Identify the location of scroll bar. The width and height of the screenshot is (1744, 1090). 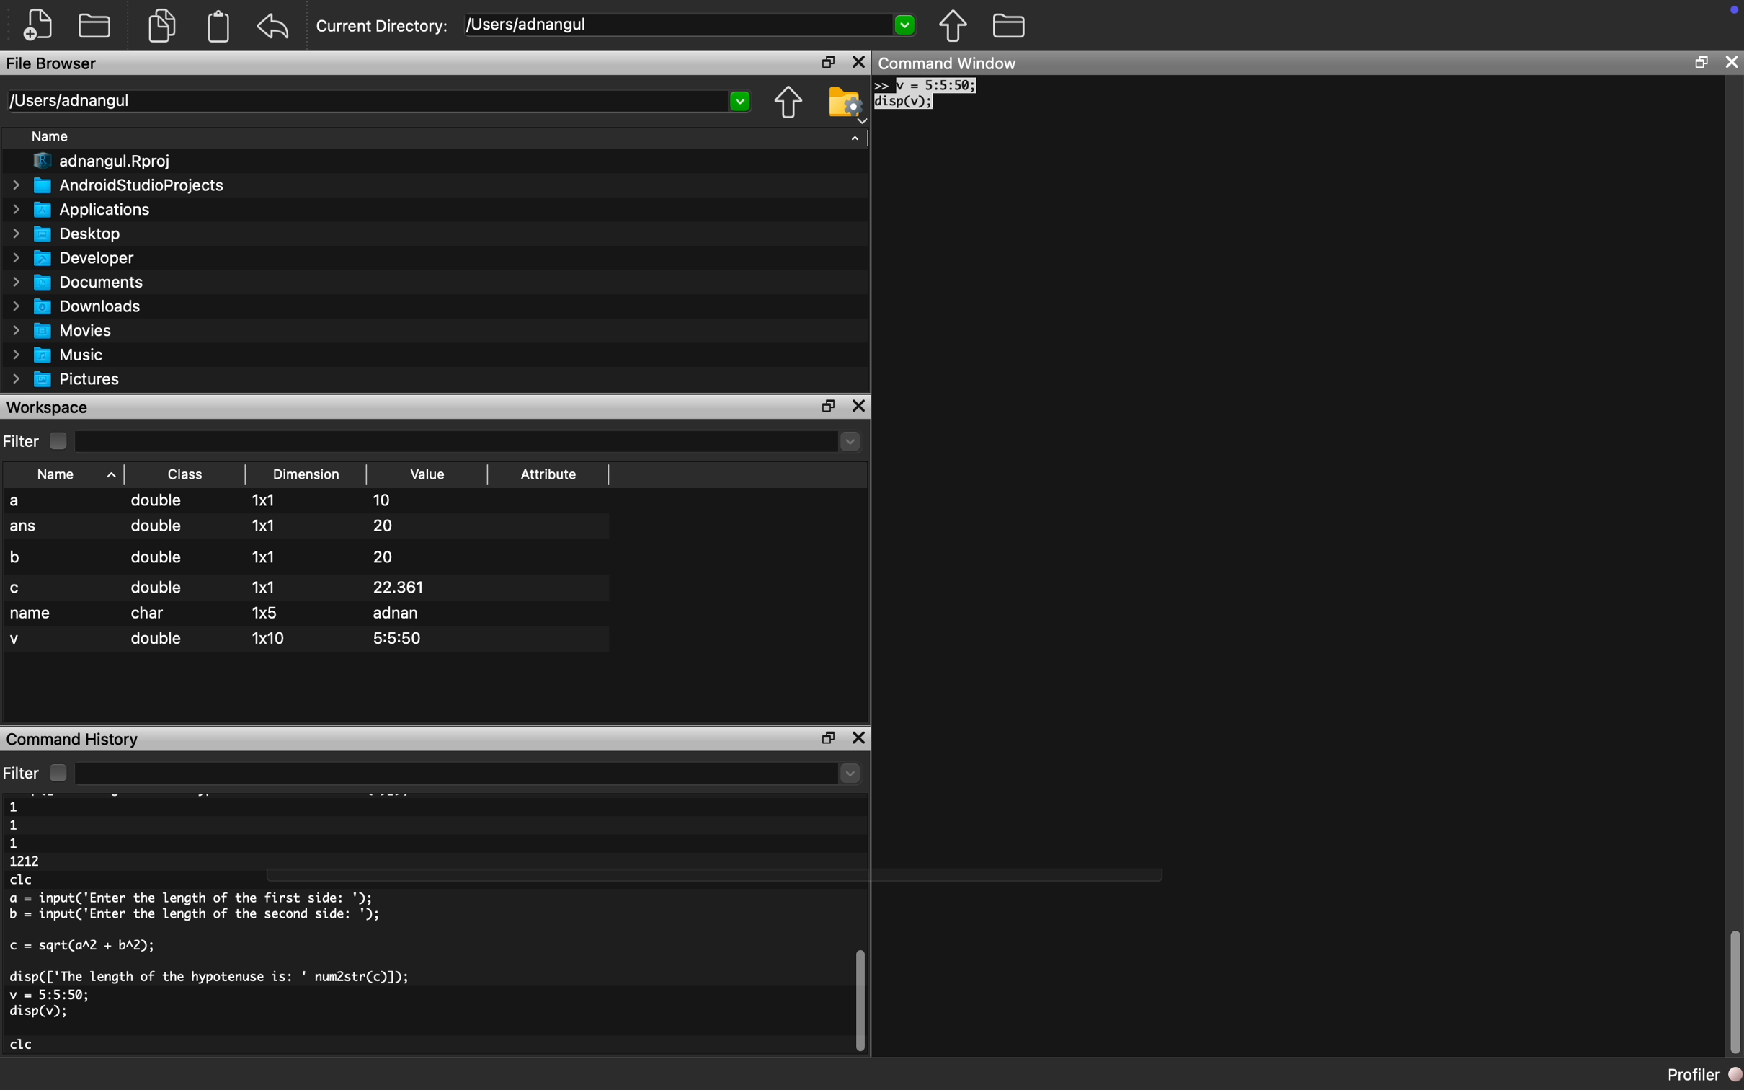
(1734, 991).